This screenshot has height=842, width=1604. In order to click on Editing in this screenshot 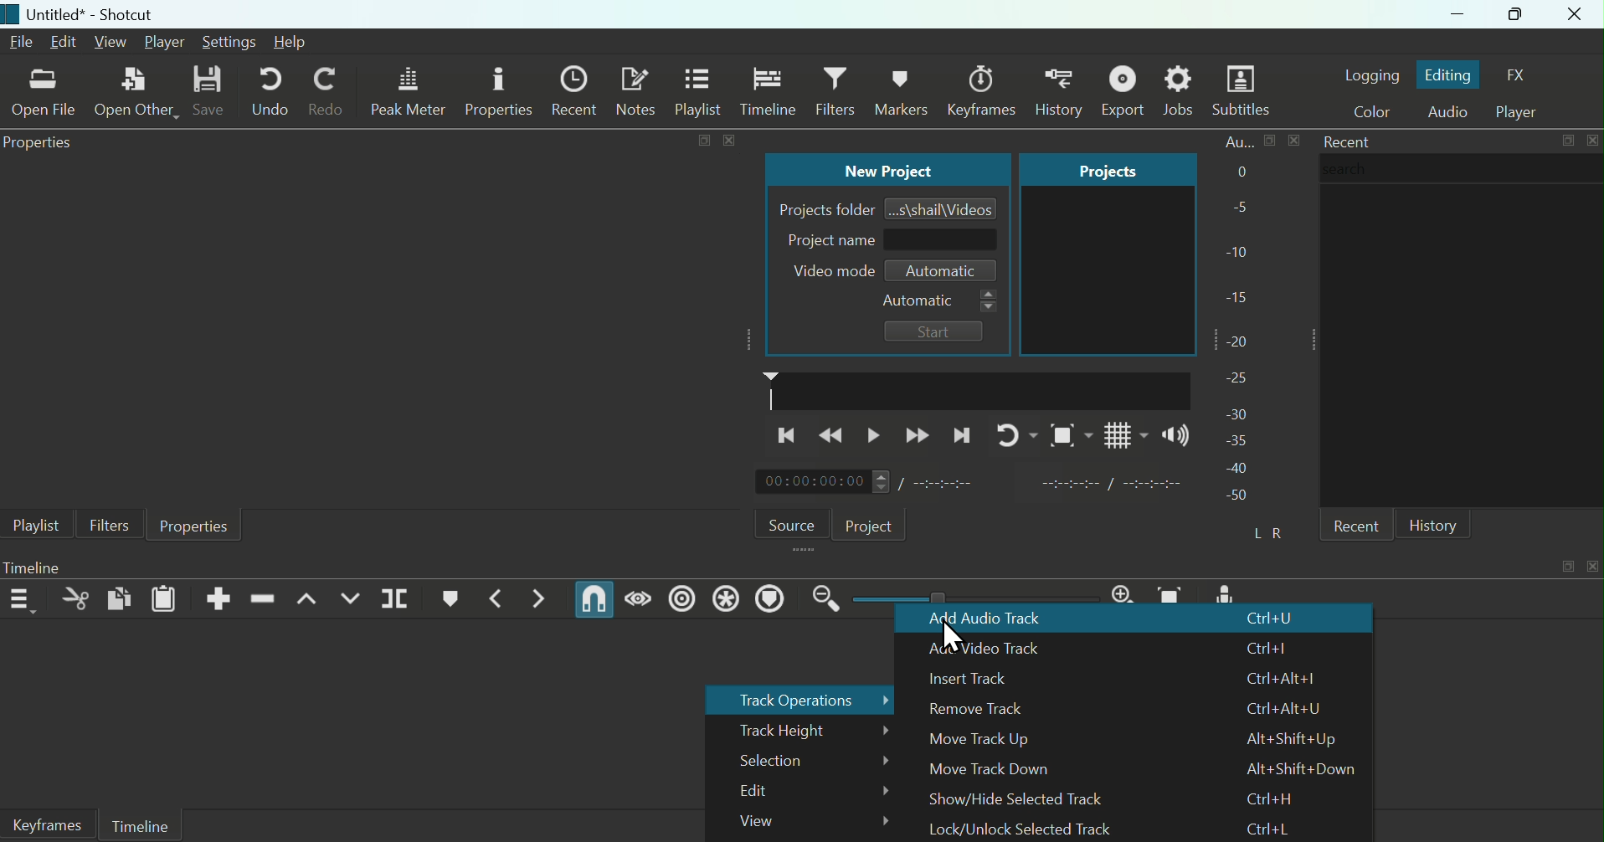, I will do `click(1450, 74)`.